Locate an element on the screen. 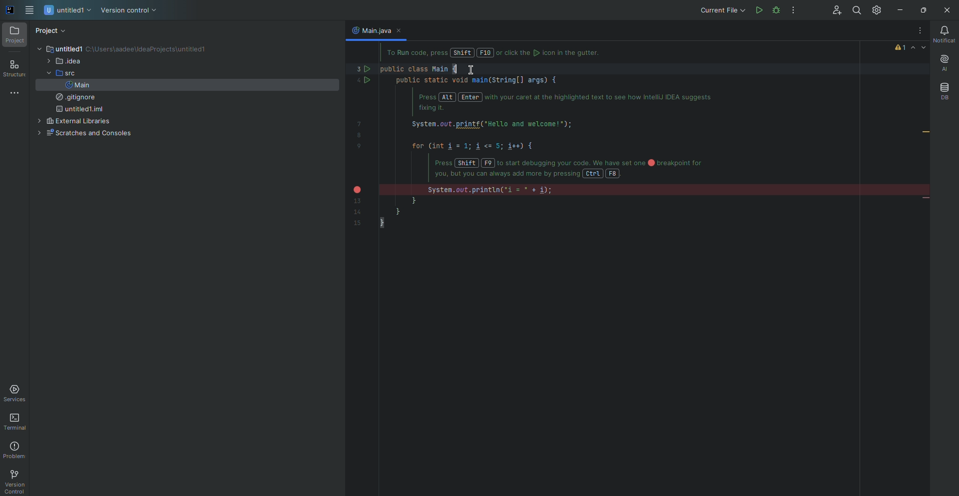  Run Code is located at coordinates (758, 10).